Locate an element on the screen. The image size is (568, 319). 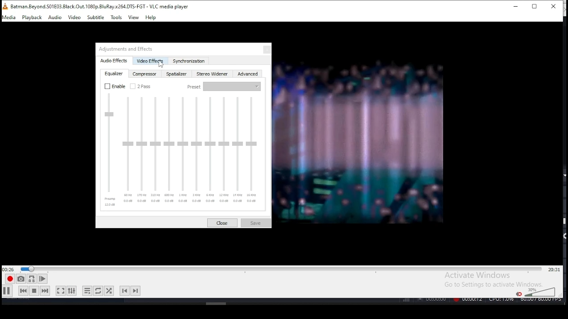
subtitle is located at coordinates (96, 18).